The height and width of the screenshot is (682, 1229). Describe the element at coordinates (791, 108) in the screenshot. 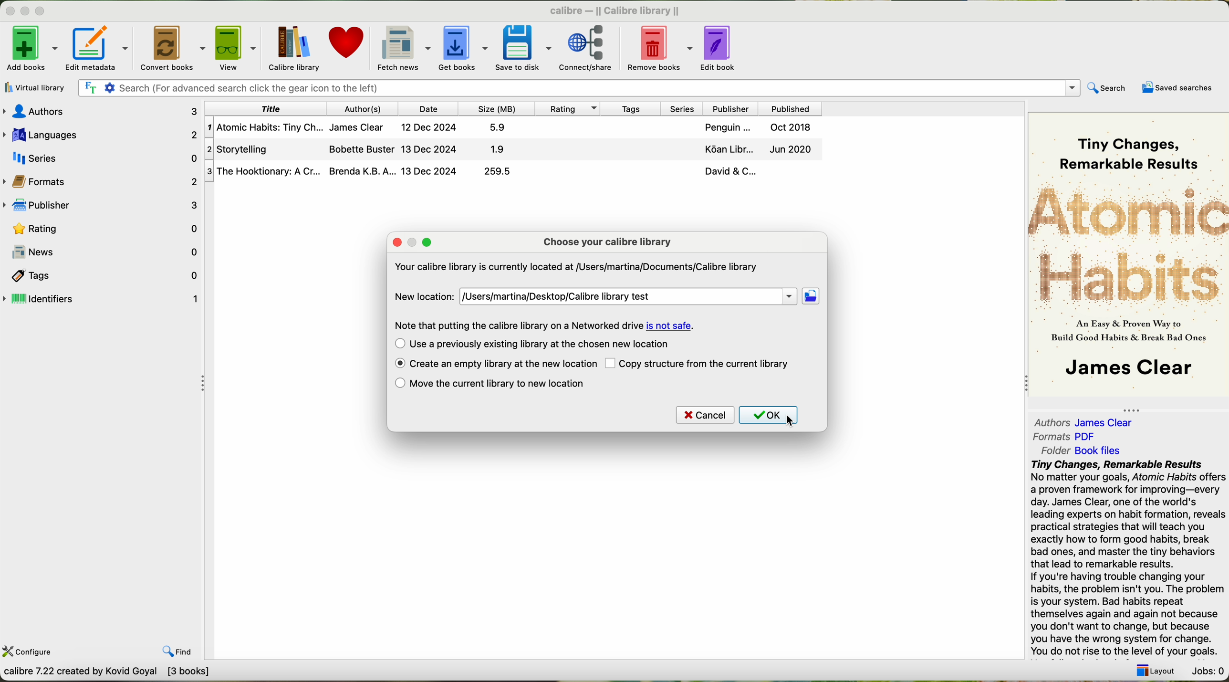

I see `published` at that location.